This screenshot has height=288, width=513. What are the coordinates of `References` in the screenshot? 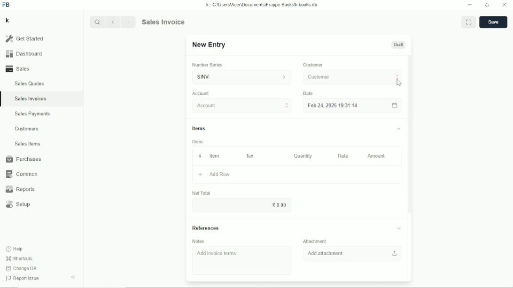 It's located at (297, 228).